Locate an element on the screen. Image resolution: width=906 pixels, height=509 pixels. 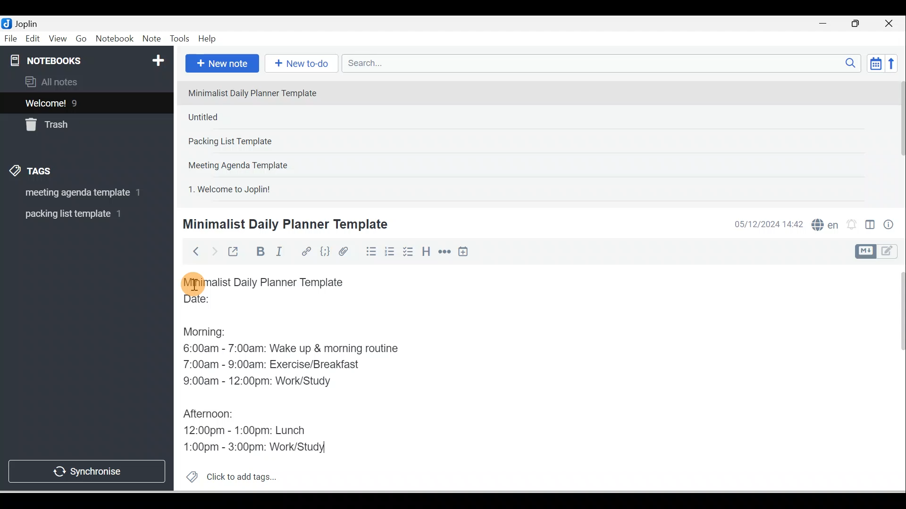
Tag 2 is located at coordinates (80, 214).